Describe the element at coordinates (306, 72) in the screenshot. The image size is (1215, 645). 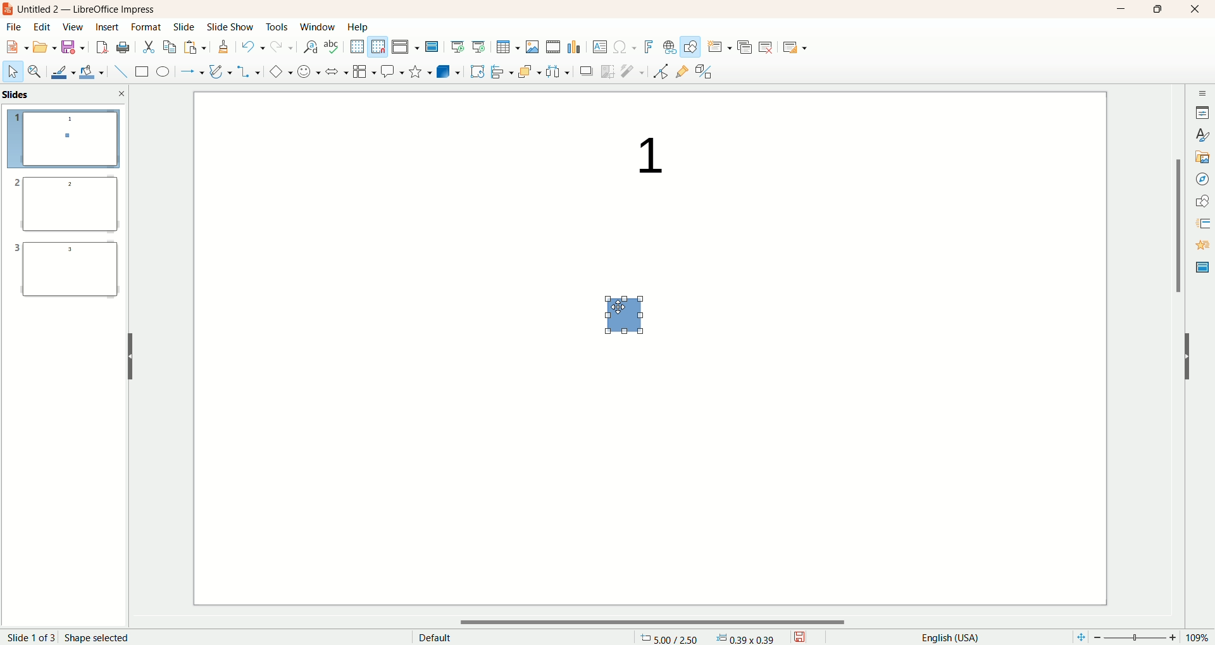
I see `symbol shapes` at that location.